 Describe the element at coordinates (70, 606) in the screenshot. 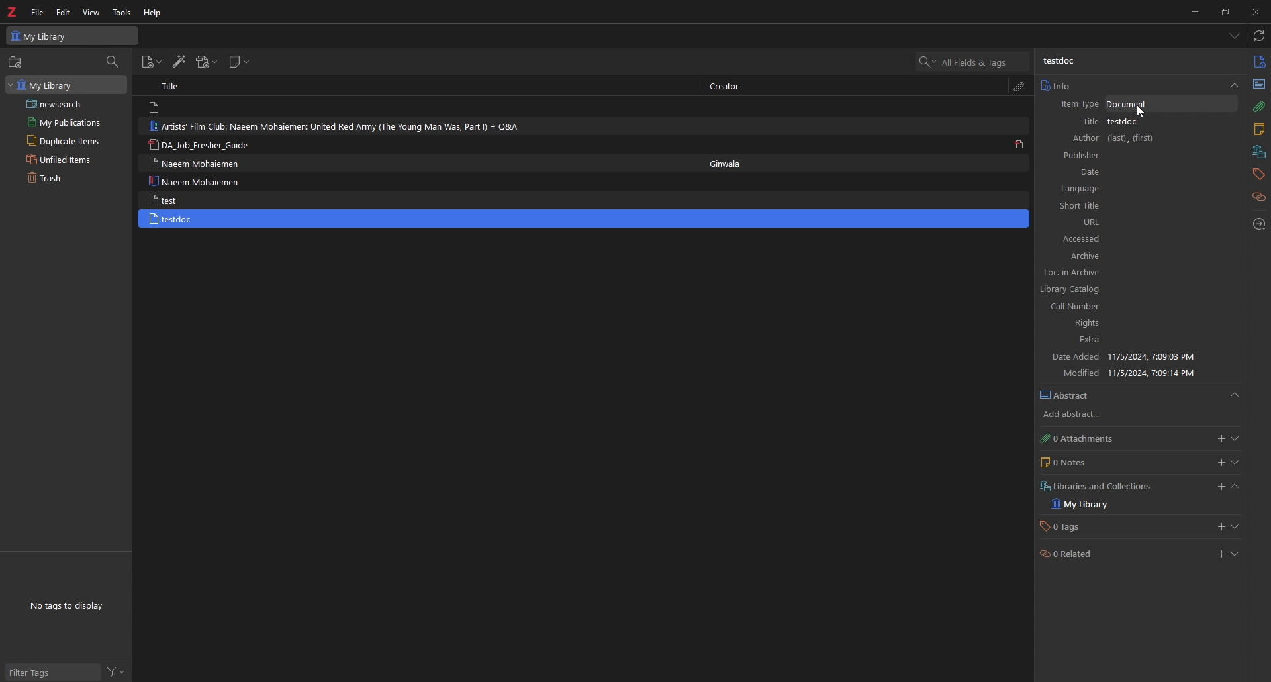

I see `No tags to display` at that location.